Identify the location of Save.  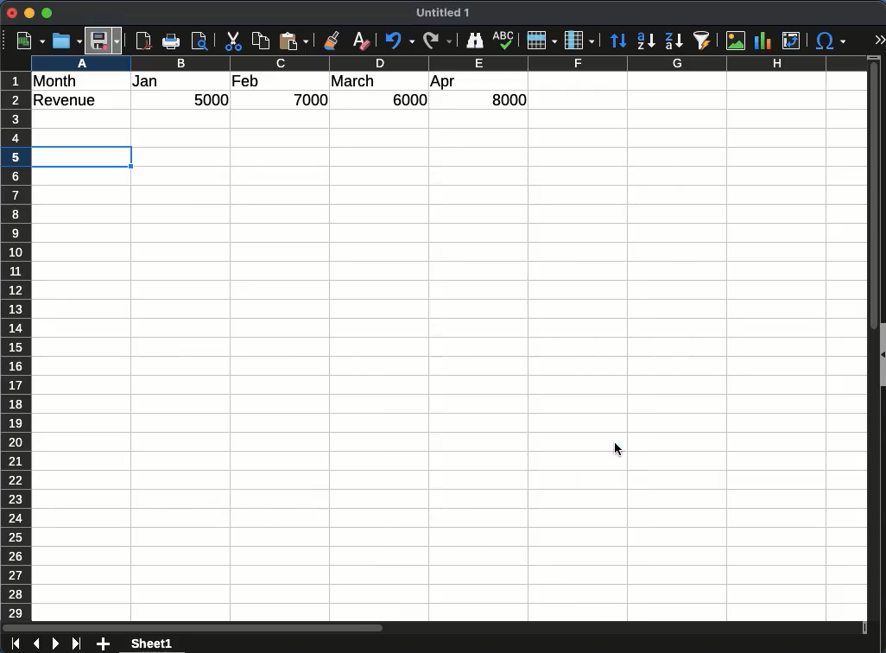
(104, 40).